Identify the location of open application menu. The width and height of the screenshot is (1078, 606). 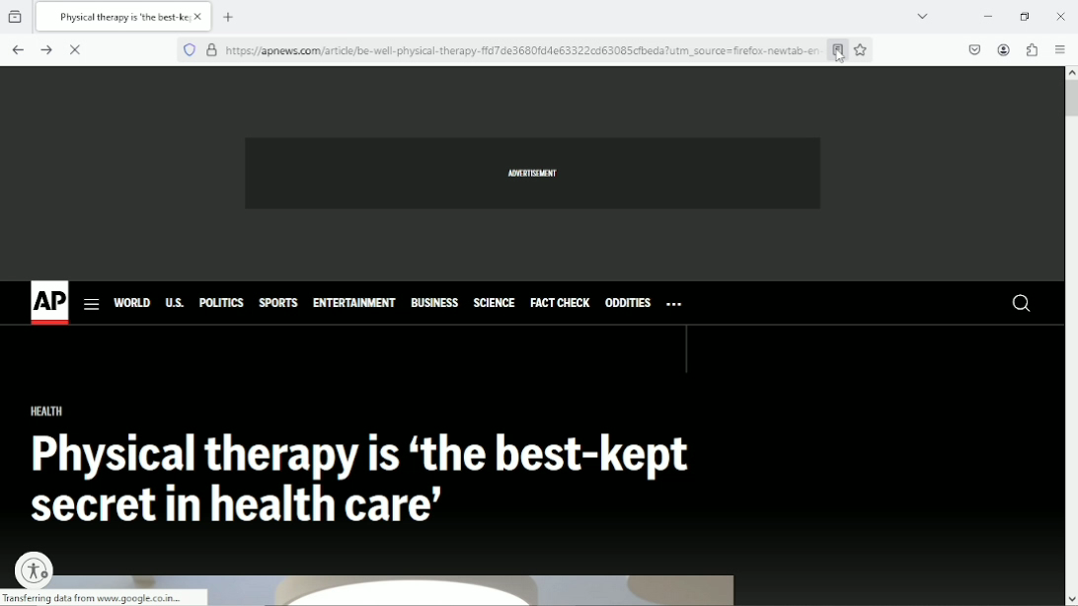
(1060, 48).